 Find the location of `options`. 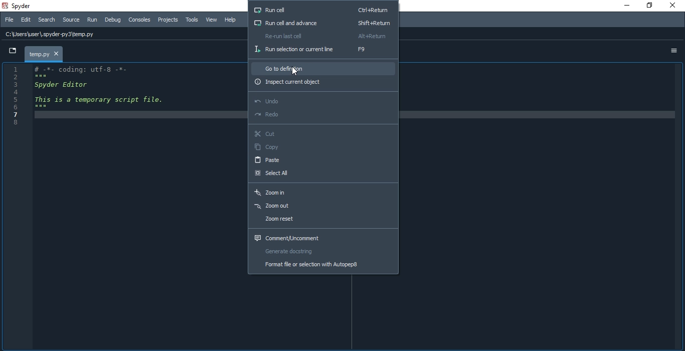

options is located at coordinates (674, 50).